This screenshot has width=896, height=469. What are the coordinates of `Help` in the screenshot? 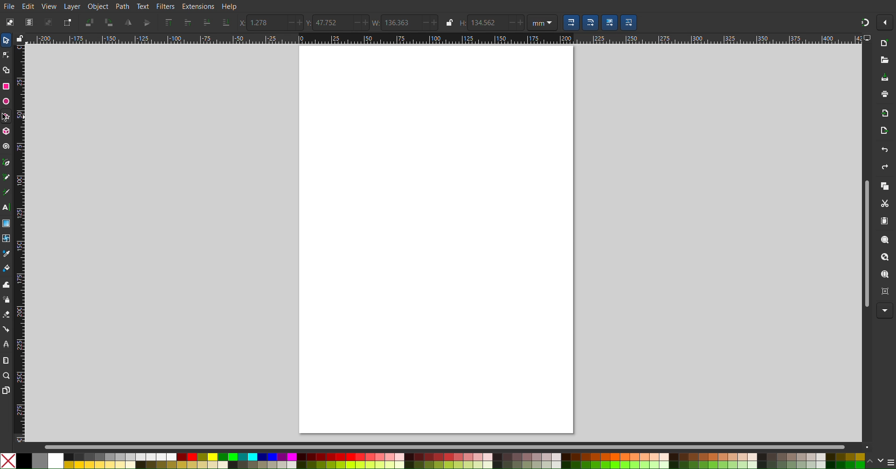 It's located at (230, 6).